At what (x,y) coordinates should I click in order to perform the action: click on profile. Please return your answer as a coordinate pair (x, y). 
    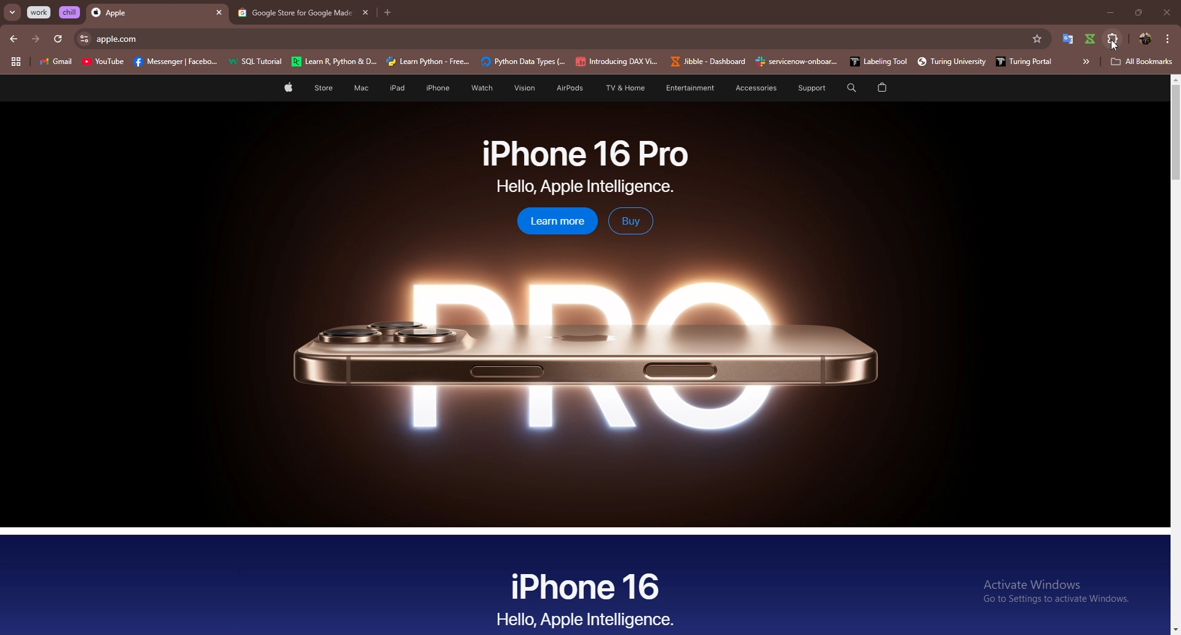
    Looking at the image, I should click on (1144, 39).